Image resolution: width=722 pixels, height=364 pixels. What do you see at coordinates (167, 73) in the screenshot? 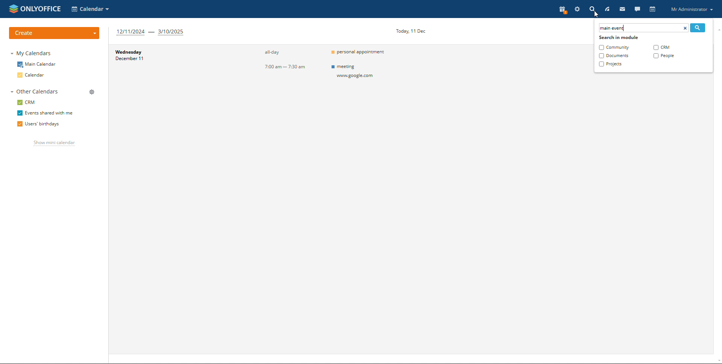
I see `Wednesday December 11` at bounding box center [167, 73].